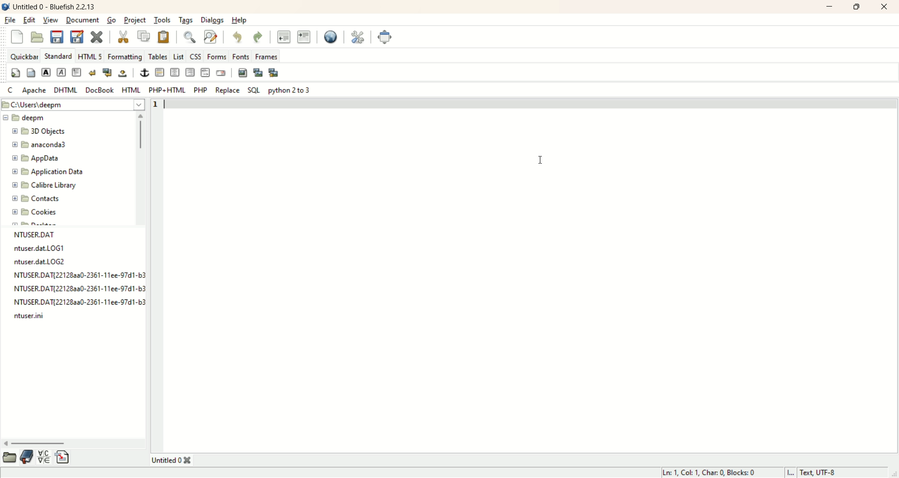  What do you see at coordinates (239, 21) in the screenshot?
I see `help` at bounding box center [239, 21].